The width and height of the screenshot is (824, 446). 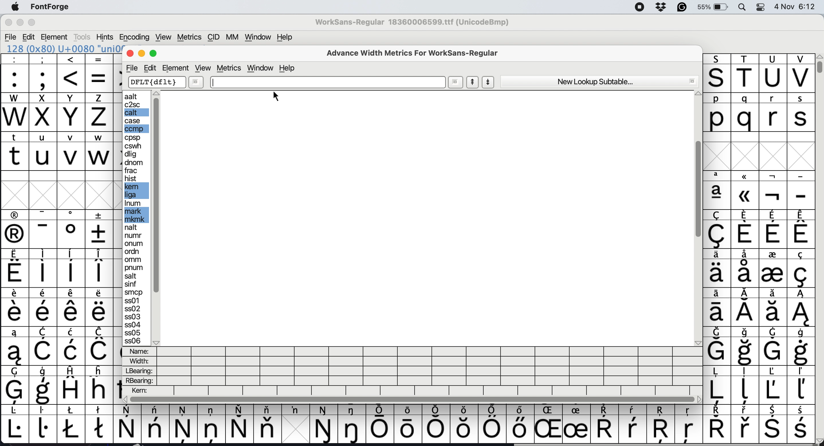 What do you see at coordinates (55, 37) in the screenshot?
I see `Element` at bounding box center [55, 37].